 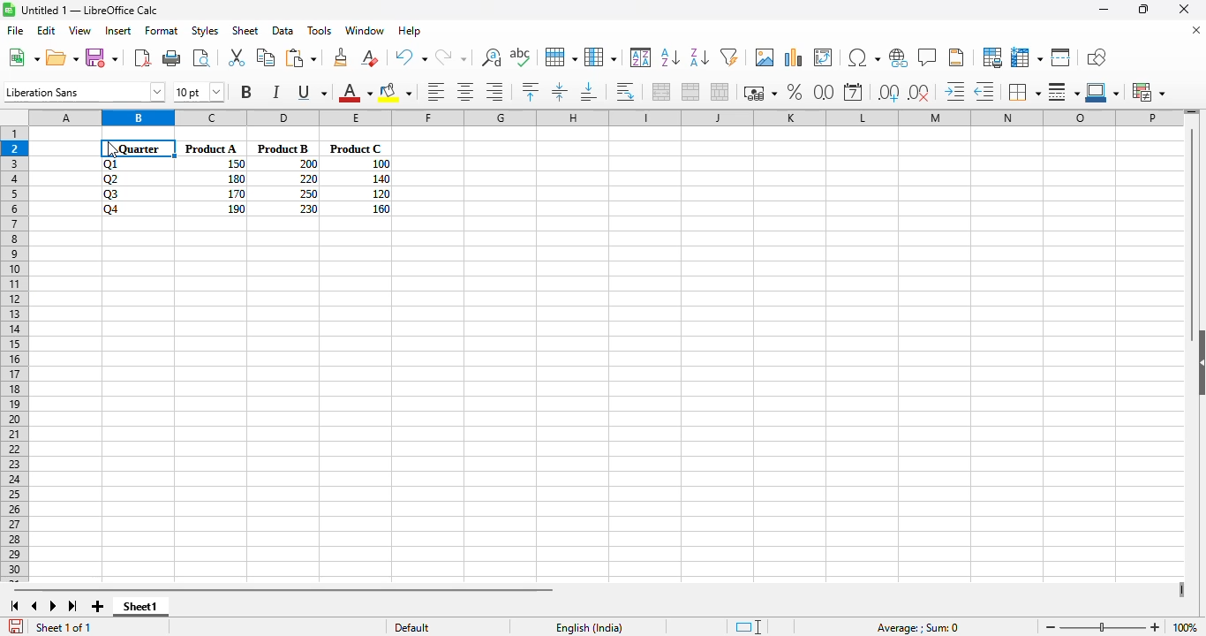 I want to click on edit, so click(x=47, y=30).